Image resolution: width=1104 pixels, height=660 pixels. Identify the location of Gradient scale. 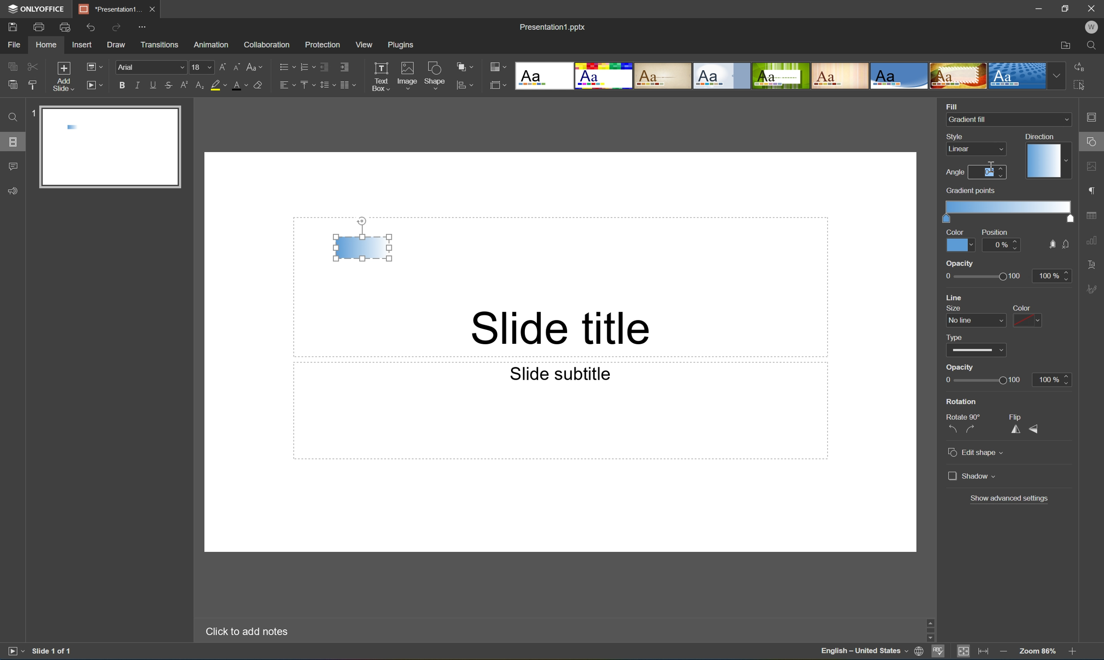
(1010, 207).